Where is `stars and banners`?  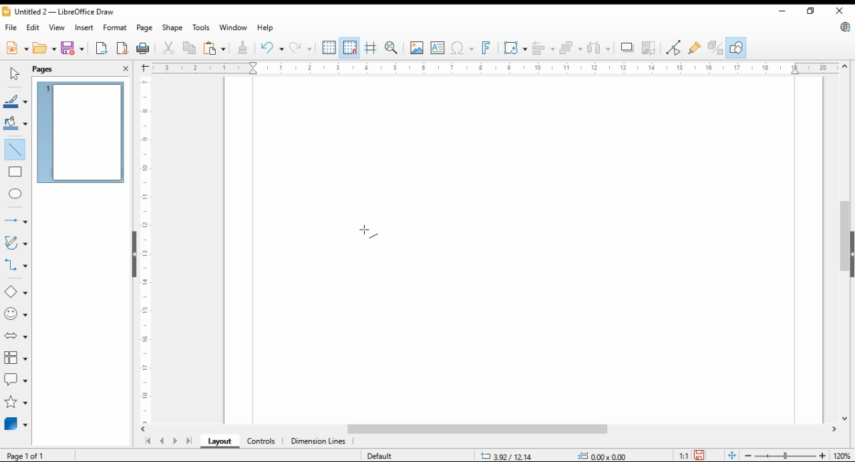 stars and banners is located at coordinates (16, 402).